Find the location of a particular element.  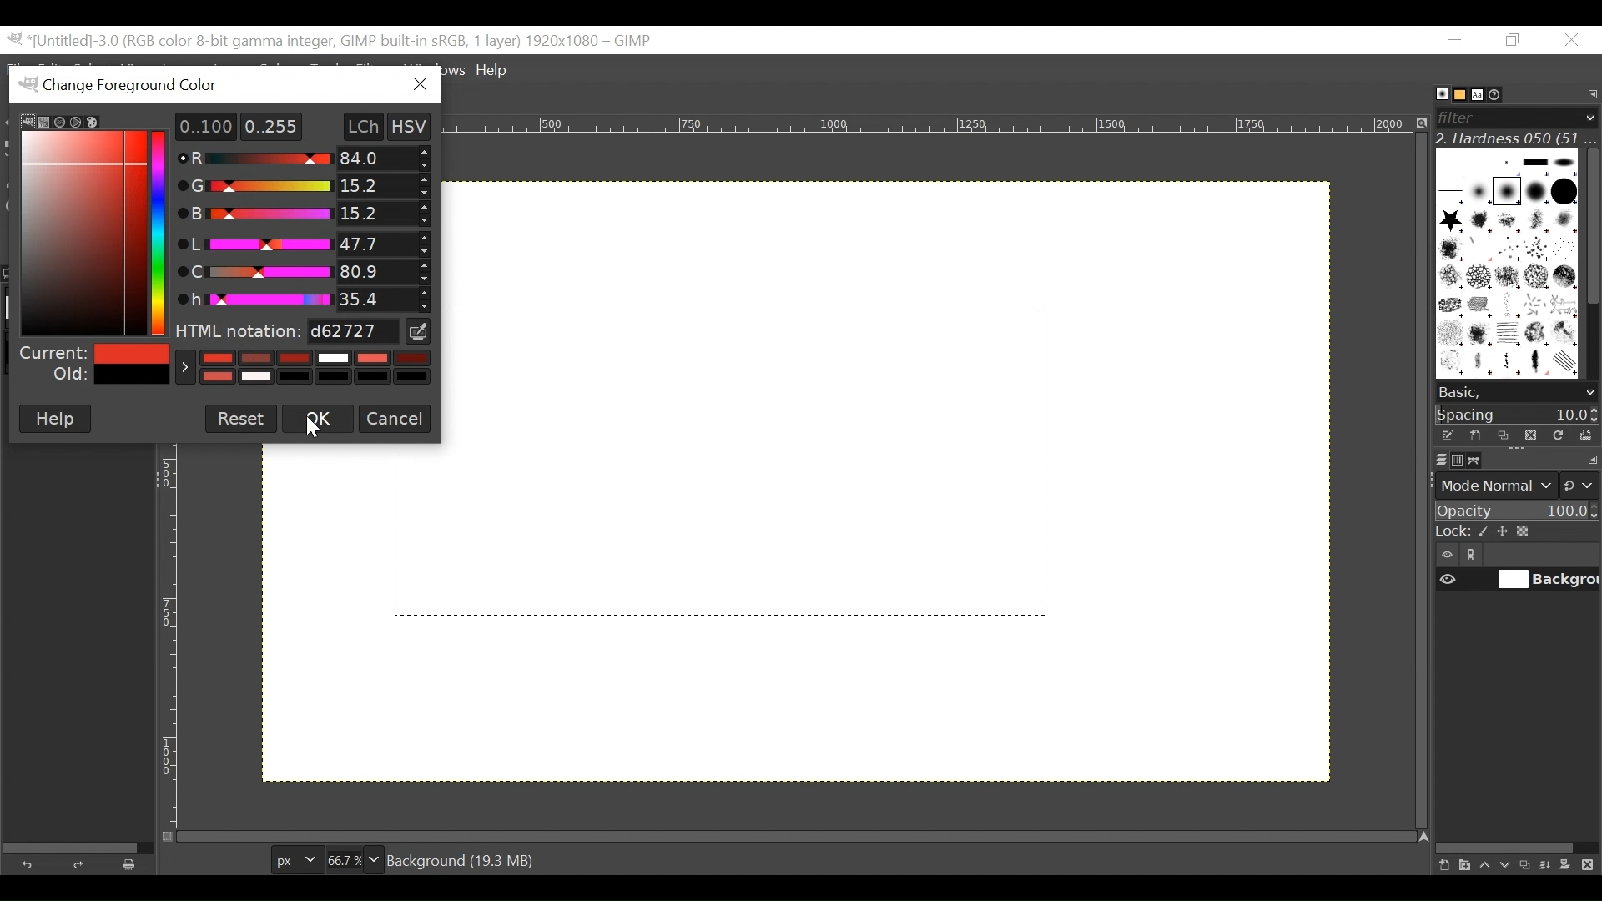

Create a new brush  is located at coordinates (1474, 435).